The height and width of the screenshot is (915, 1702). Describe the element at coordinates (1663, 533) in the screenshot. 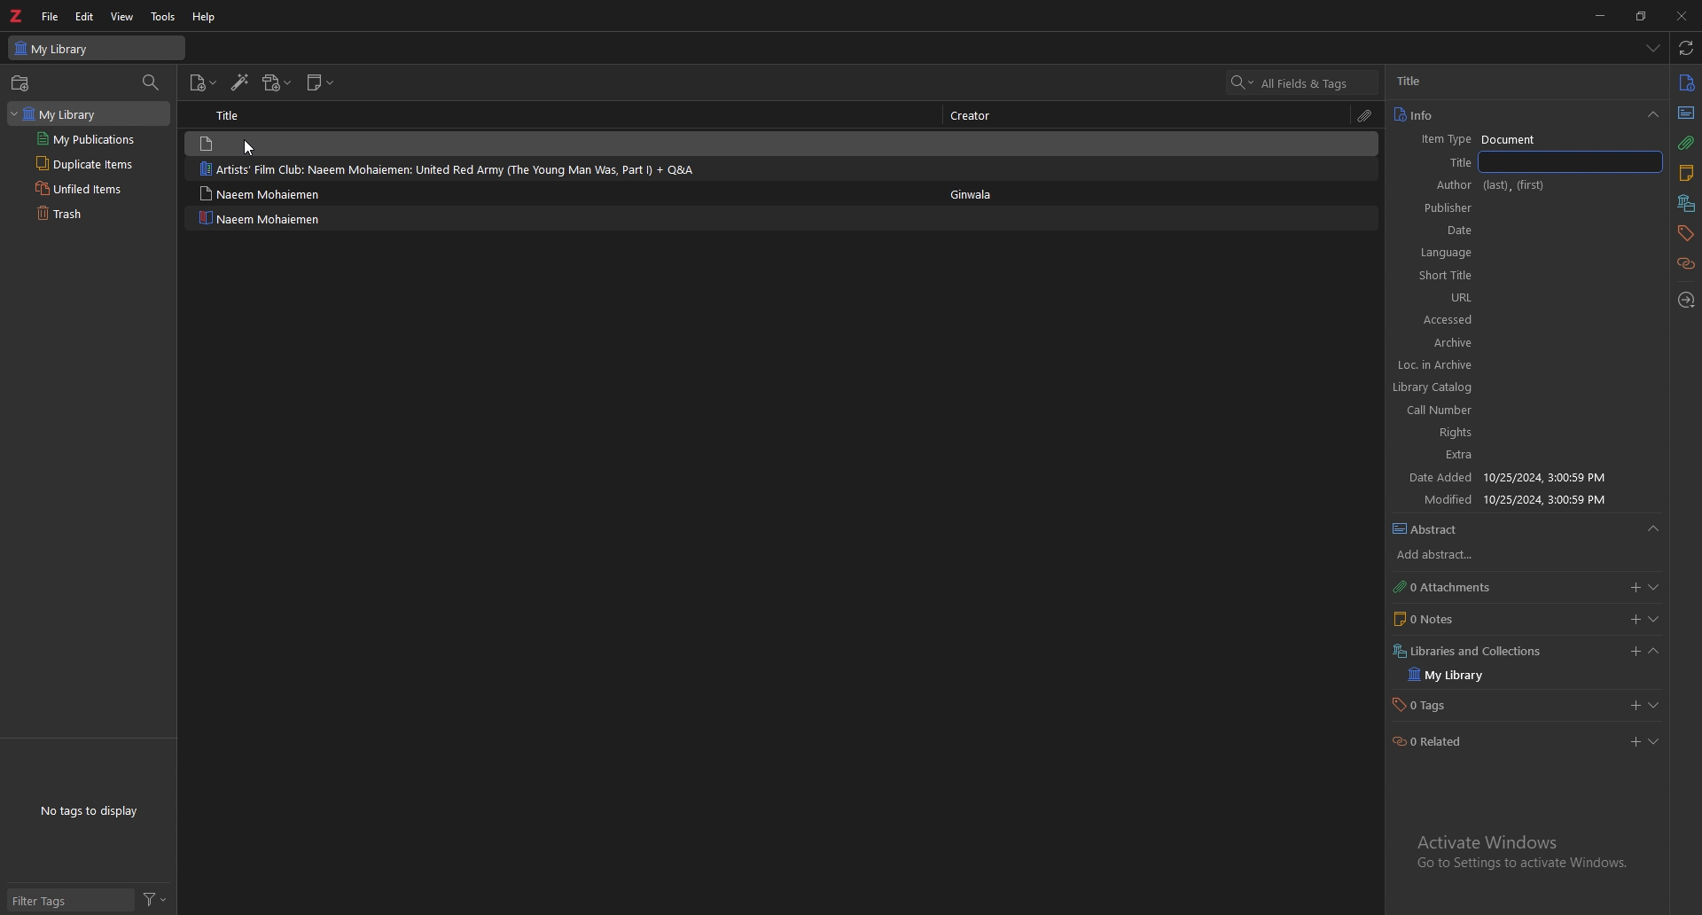

I see `Menu` at that location.